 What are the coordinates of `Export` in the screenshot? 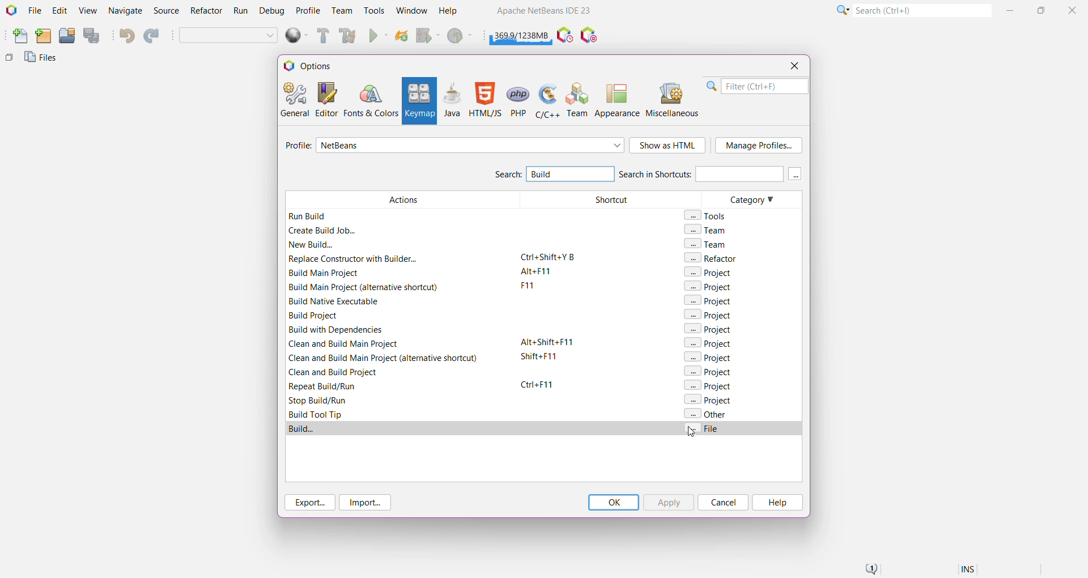 It's located at (308, 502).